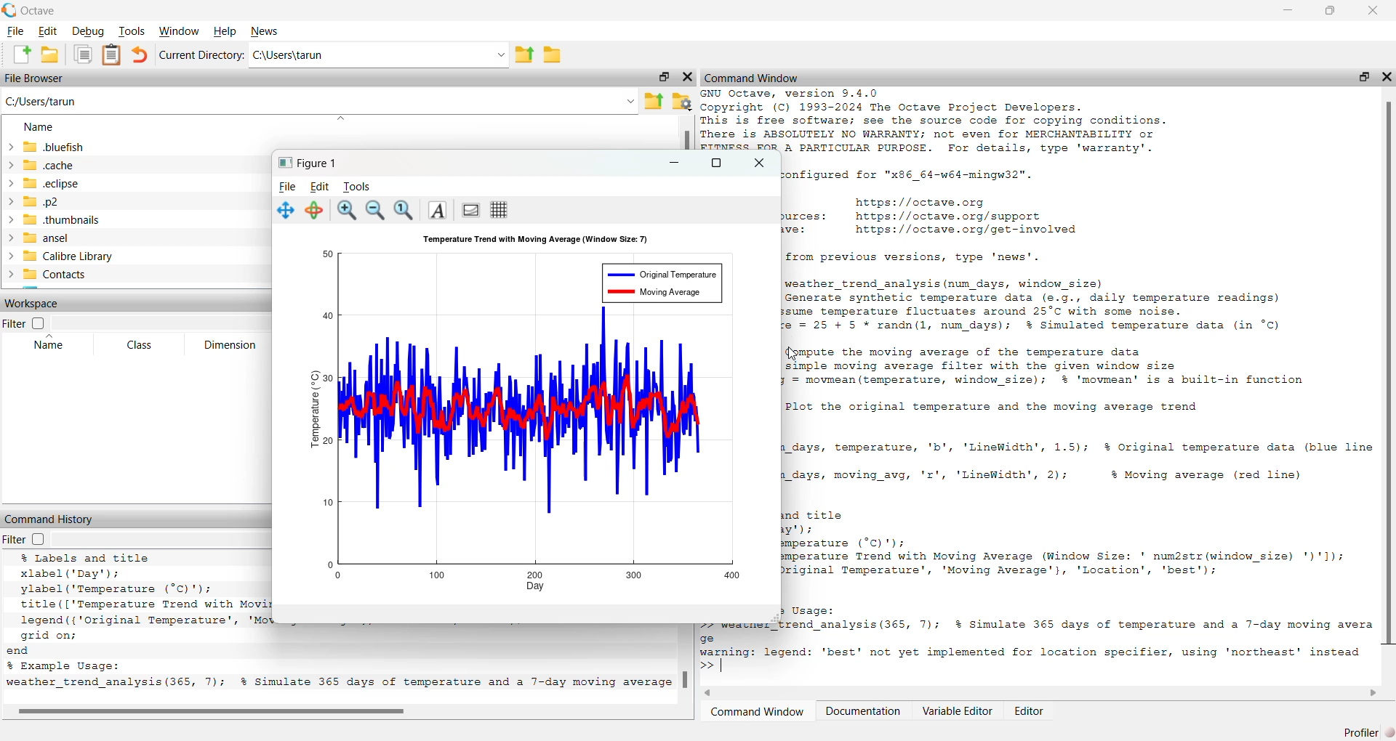 This screenshot has height=741, width=1396. I want to click on .thubnails, so click(52, 219).